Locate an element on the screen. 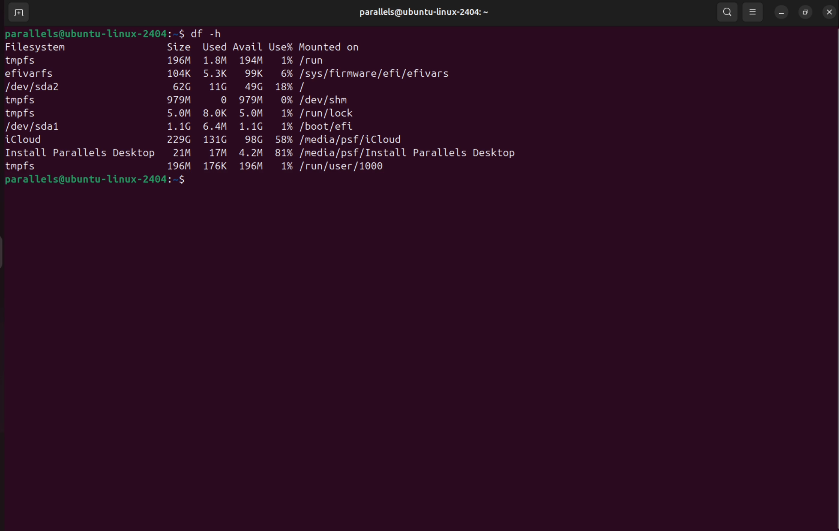 The image size is (839, 531). parallels@ubuntu-linux-2404:~$ is located at coordinates (95, 32).